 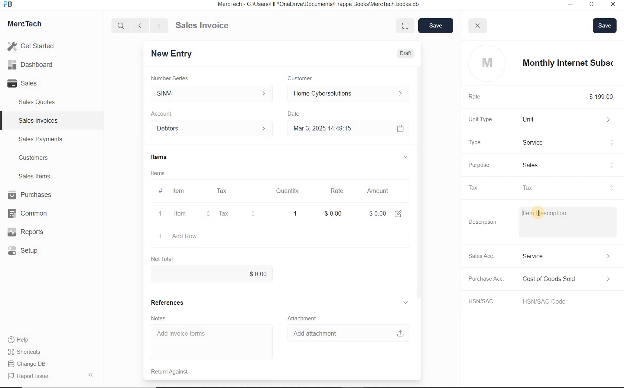 What do you see at coordinates (564, 63) in the screenshot?
I see `item name` at bounding box center [564, 63].